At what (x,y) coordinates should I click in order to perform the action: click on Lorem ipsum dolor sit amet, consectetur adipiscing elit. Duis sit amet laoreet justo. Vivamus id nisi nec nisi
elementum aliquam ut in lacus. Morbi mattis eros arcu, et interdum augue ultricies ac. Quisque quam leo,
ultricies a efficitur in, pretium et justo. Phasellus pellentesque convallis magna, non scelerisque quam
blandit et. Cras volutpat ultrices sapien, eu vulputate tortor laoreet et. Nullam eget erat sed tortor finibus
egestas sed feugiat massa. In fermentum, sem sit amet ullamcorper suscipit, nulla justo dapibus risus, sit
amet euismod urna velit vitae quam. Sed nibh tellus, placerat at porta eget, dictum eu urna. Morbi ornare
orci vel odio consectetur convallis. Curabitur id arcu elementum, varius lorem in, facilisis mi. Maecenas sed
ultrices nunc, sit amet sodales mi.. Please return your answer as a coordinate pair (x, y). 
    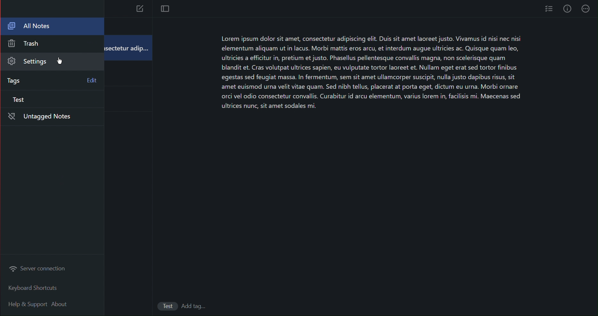
    Looking at the image, I should click on (367, 74).